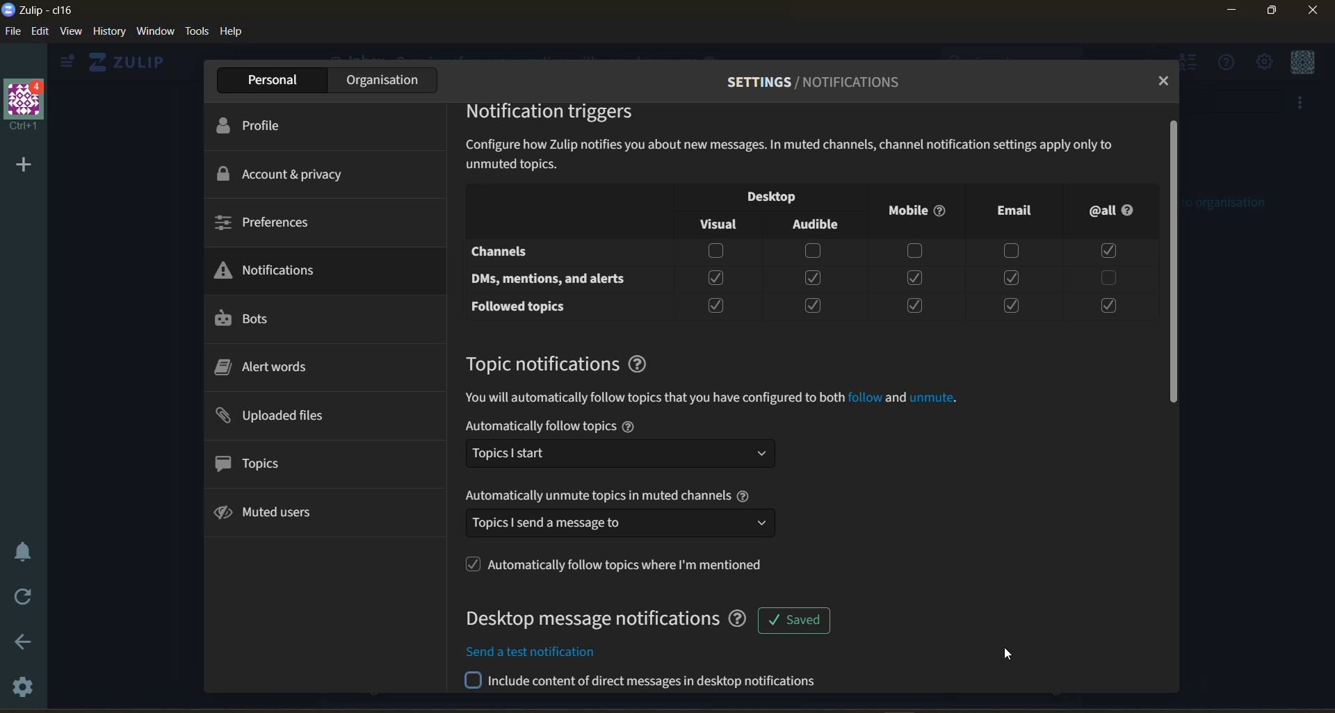 The image size is (1335, 713). I want to click on Topic dropdown, so click(623, 453).